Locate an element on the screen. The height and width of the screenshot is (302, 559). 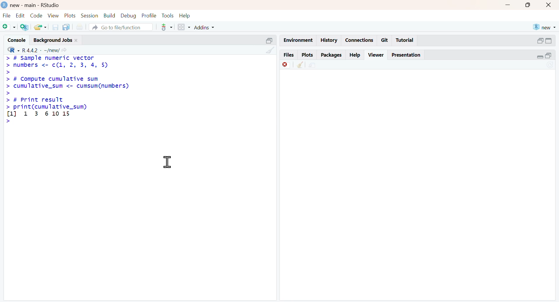
copy is located at coordinates (66, 27).